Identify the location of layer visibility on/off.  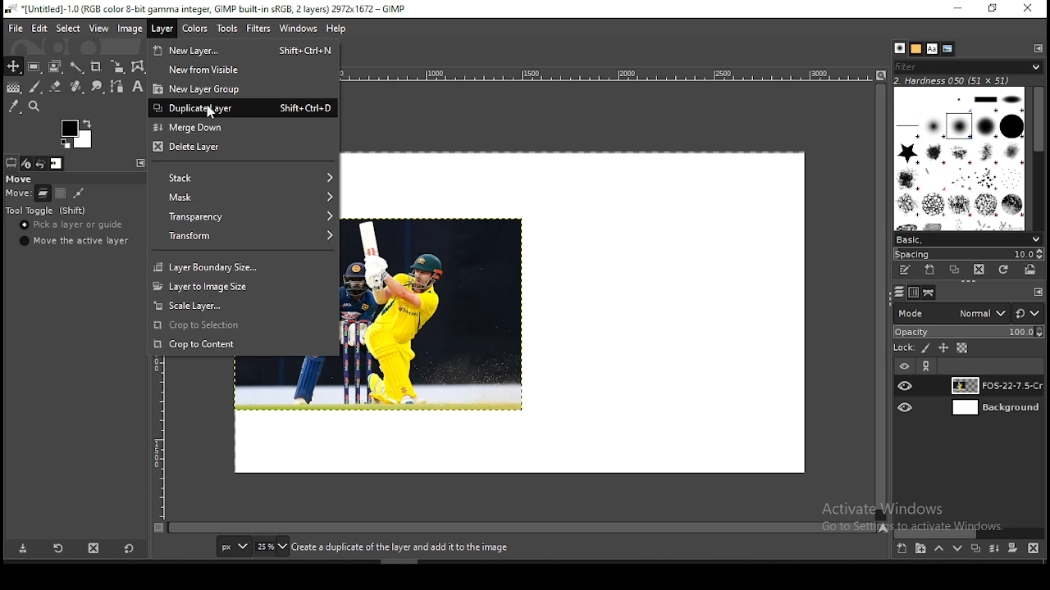
(906, 407).